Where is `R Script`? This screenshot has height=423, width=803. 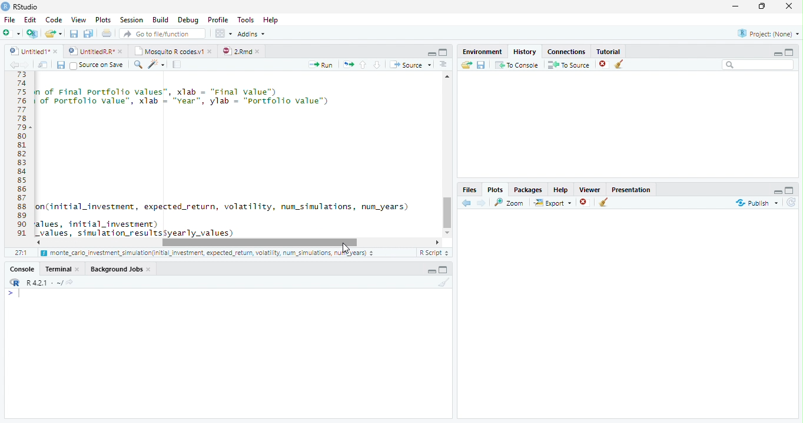 R Script is located at coordinates (434, 253).